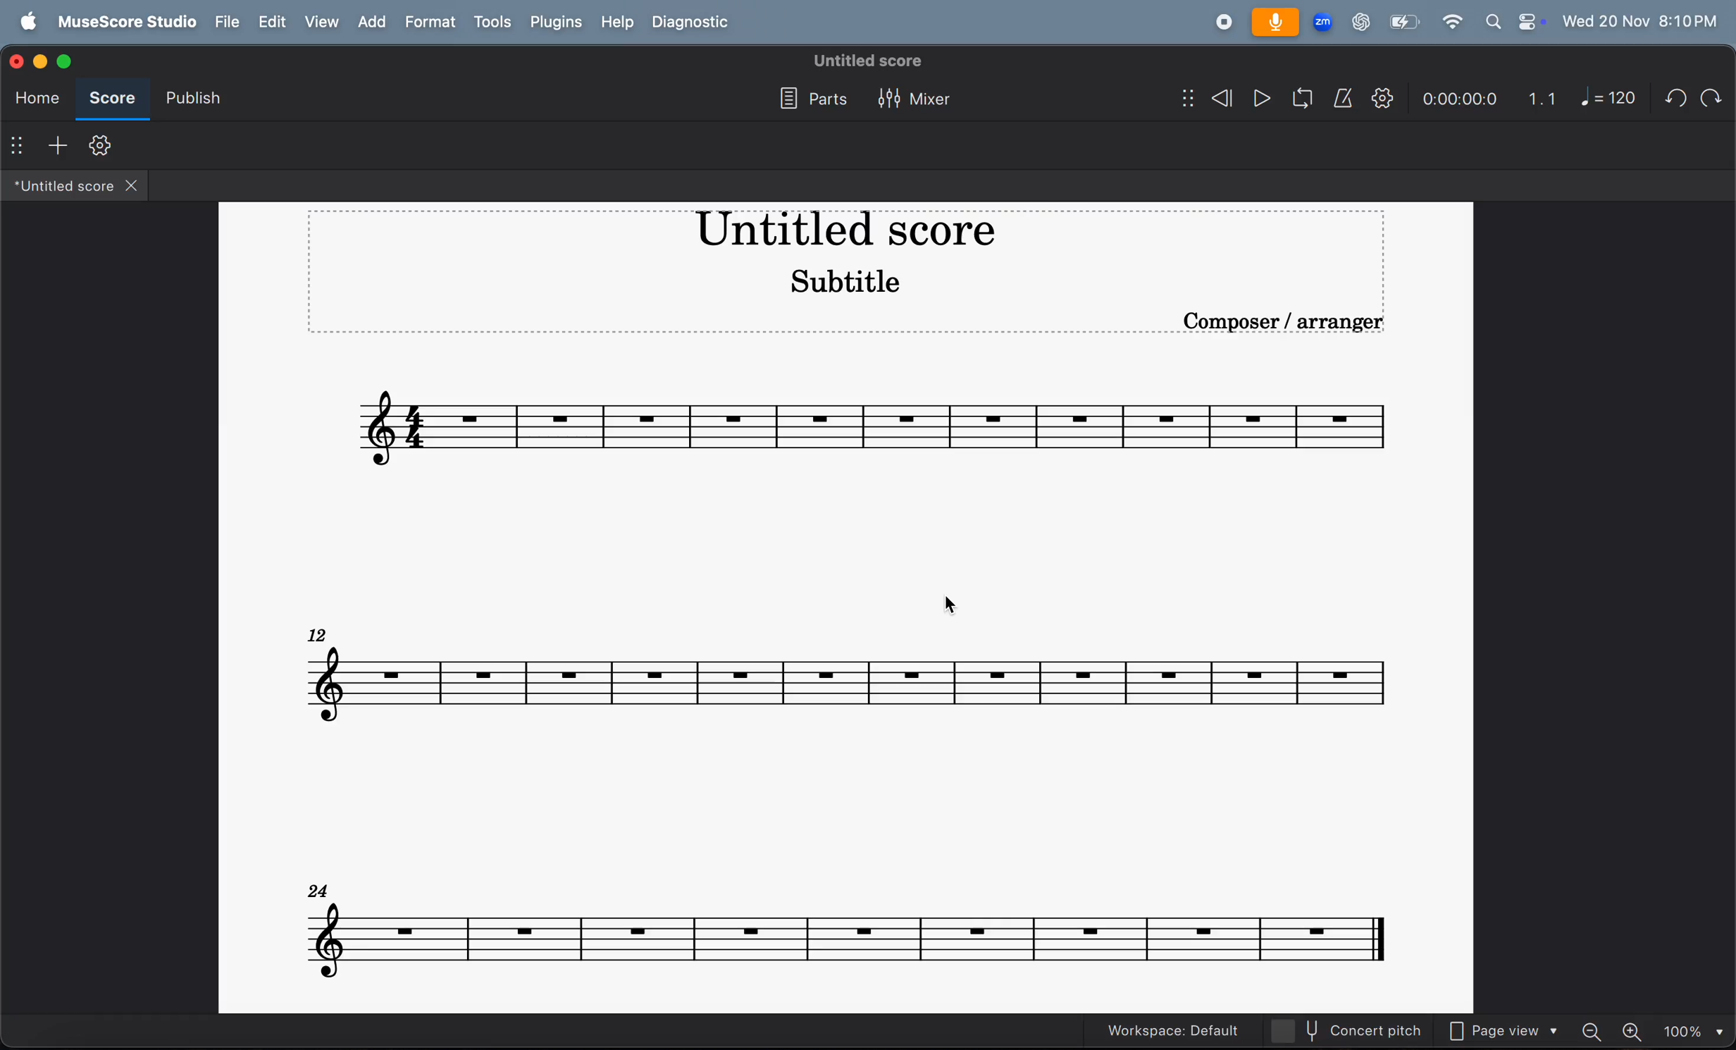 This screenshot has height=1050, width=1736. What do you see at coordinates (433, 23) in the screenshot?
I see `format` at bounding box center [433, 23].